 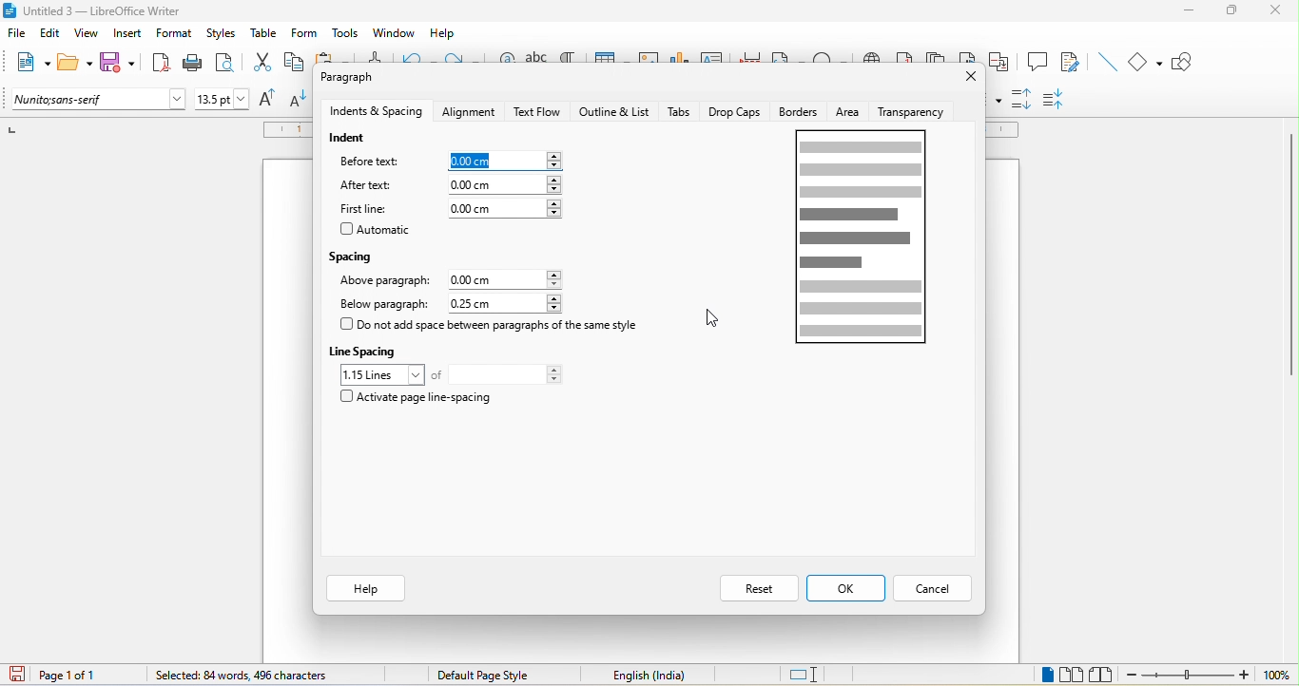 I want to click on view, so click(x=87, y=36).